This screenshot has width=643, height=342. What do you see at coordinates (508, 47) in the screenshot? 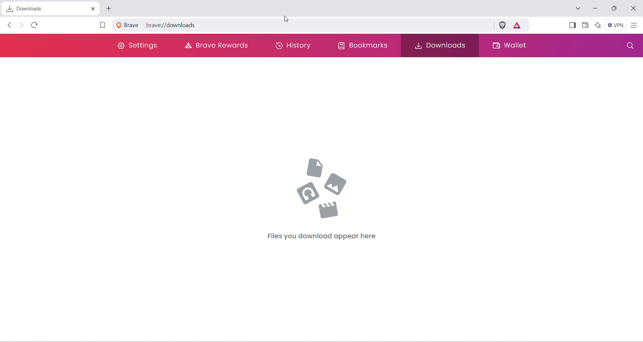
I see `wallet` at bounding box center [508, 47].